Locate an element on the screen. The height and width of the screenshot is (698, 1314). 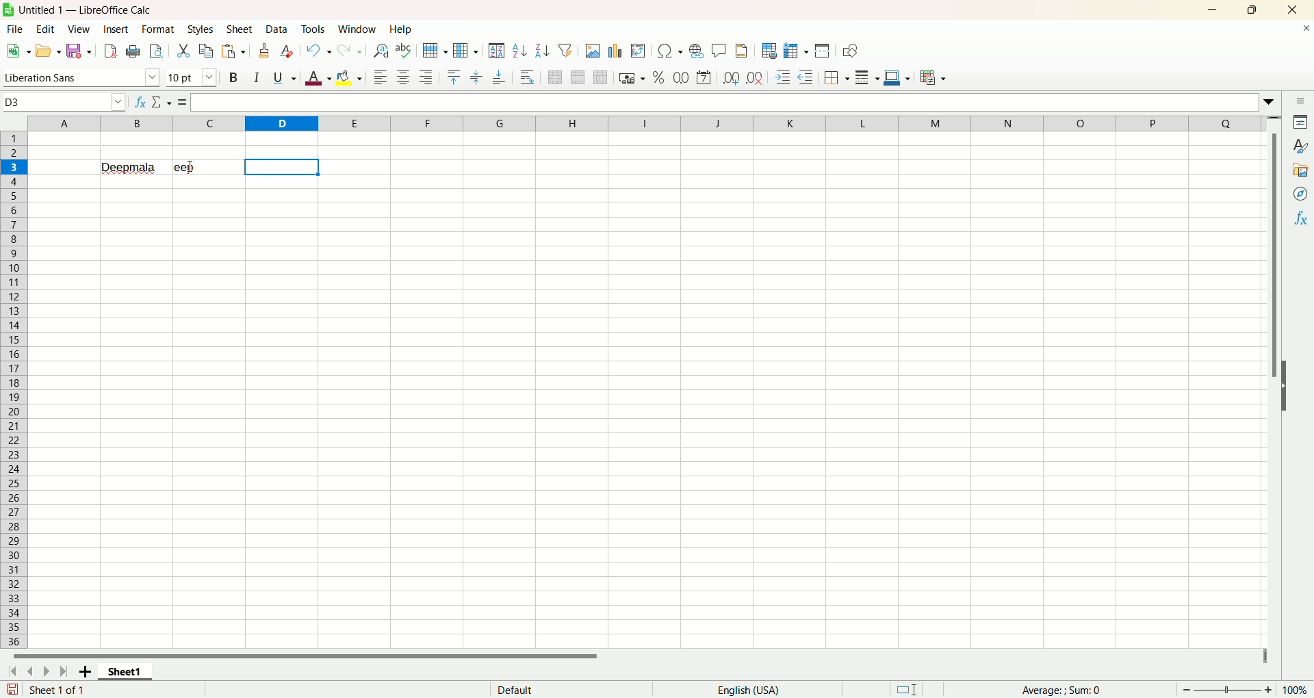
Bold is located at coordinates (235, 77).